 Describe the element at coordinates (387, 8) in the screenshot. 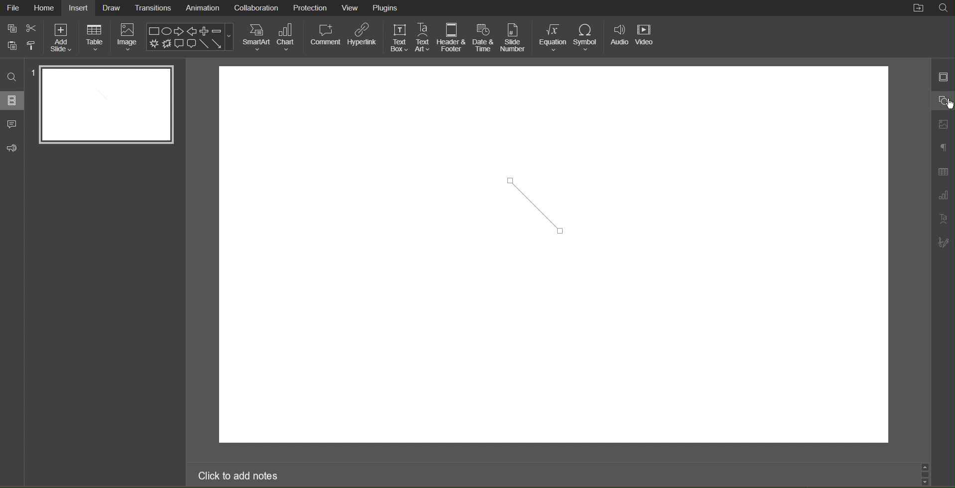

I see `Plugins` at that location.